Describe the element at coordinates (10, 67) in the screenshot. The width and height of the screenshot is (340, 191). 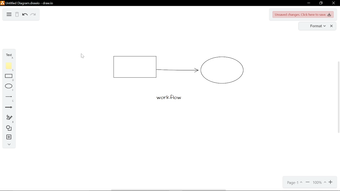
I see `note` at that location.